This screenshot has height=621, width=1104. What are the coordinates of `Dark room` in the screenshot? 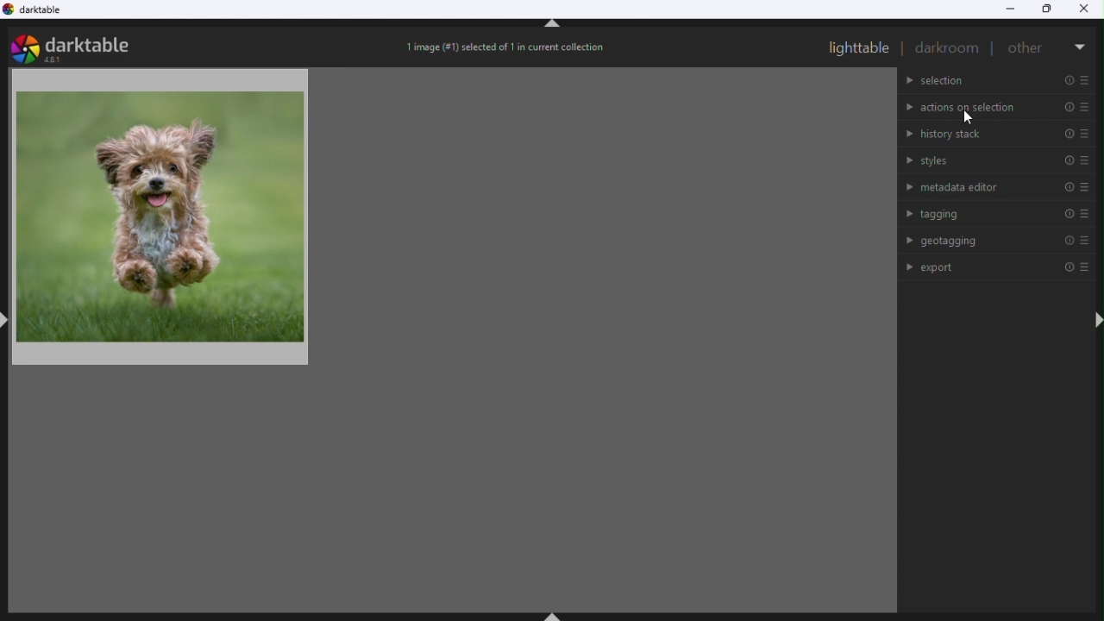 It's located at (948, 48).